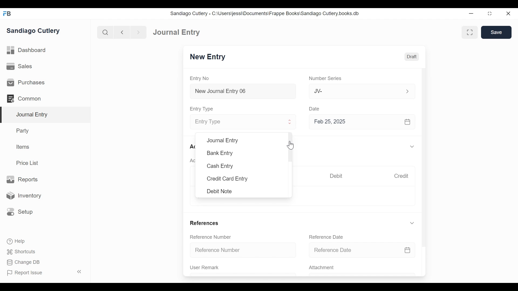 Image resolution: width=518 pixels, height=291 pixels. Describe the element at coordinates (210, 237) in the screenshot. I see `Reference Number` at that location.